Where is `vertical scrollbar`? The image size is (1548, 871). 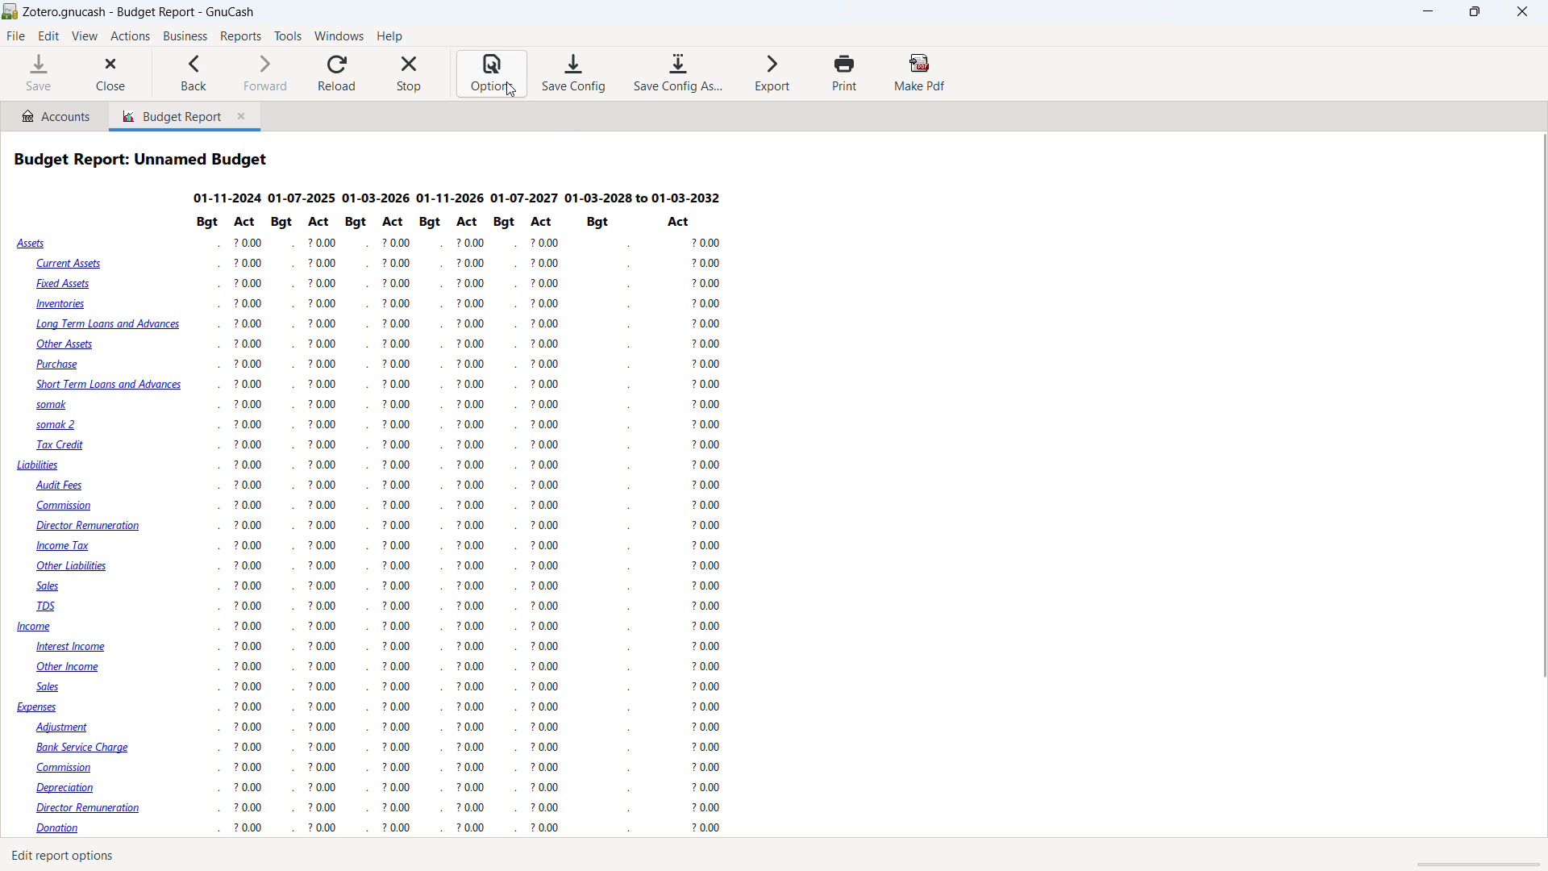 vertical scrollbar is located at coordinates (1538, 401).